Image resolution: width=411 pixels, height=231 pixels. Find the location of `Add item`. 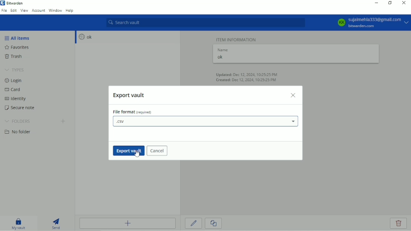

Add item is located at coordinates (128, 223).